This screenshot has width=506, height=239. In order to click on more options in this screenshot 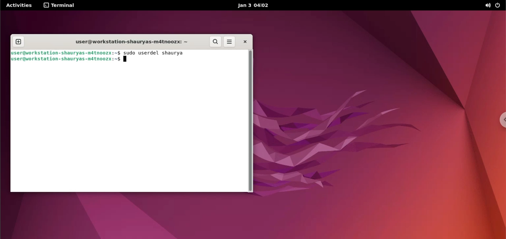, I will do `click(230, 41)`.